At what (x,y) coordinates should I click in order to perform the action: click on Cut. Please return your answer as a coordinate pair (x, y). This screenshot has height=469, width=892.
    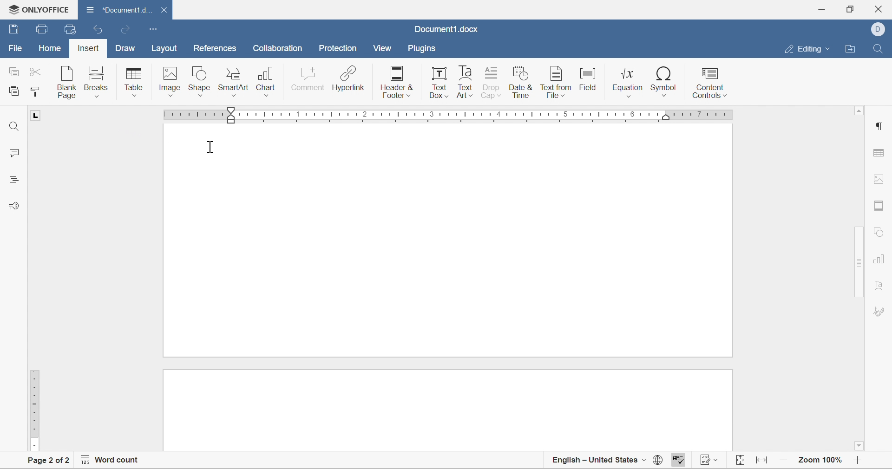
    Looking at the image, I should click on (38, 71).